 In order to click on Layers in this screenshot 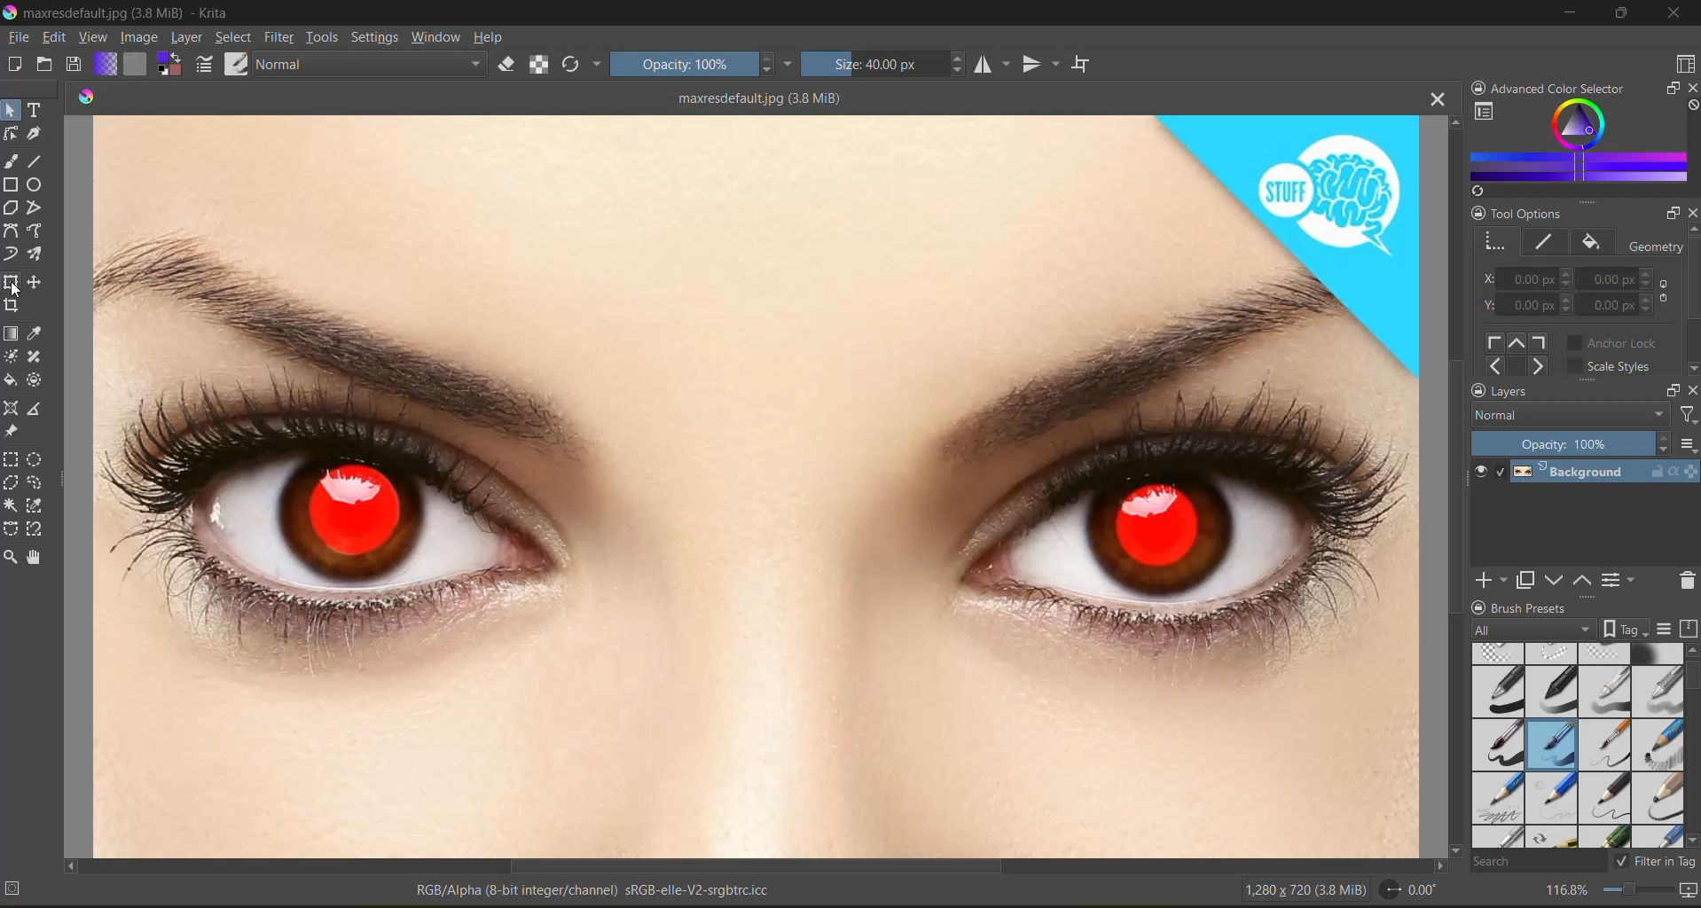, I will do `click(1532, 388)`.